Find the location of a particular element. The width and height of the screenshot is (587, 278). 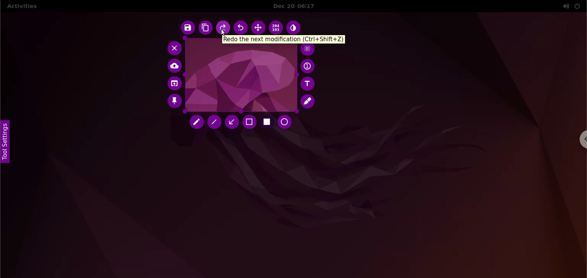

arrow tool is located at coordinates (231, 122).